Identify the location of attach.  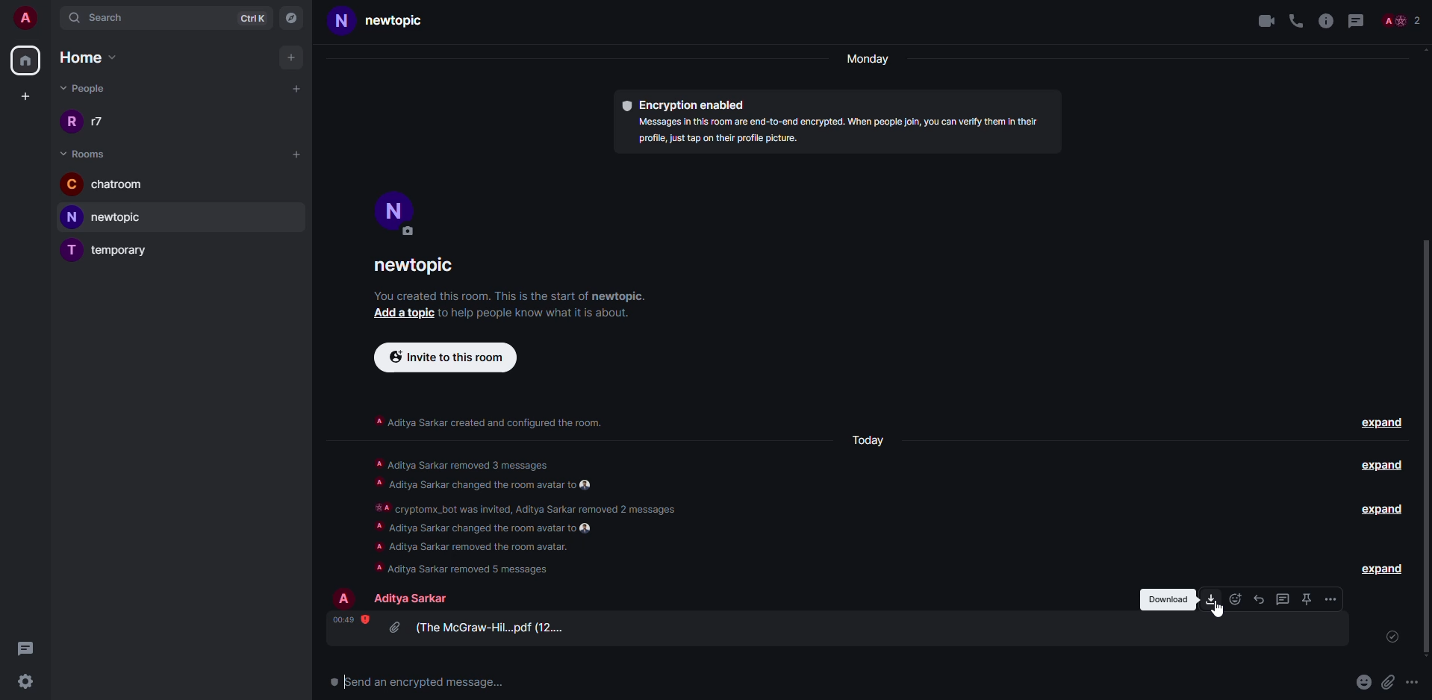
(1418, 681).